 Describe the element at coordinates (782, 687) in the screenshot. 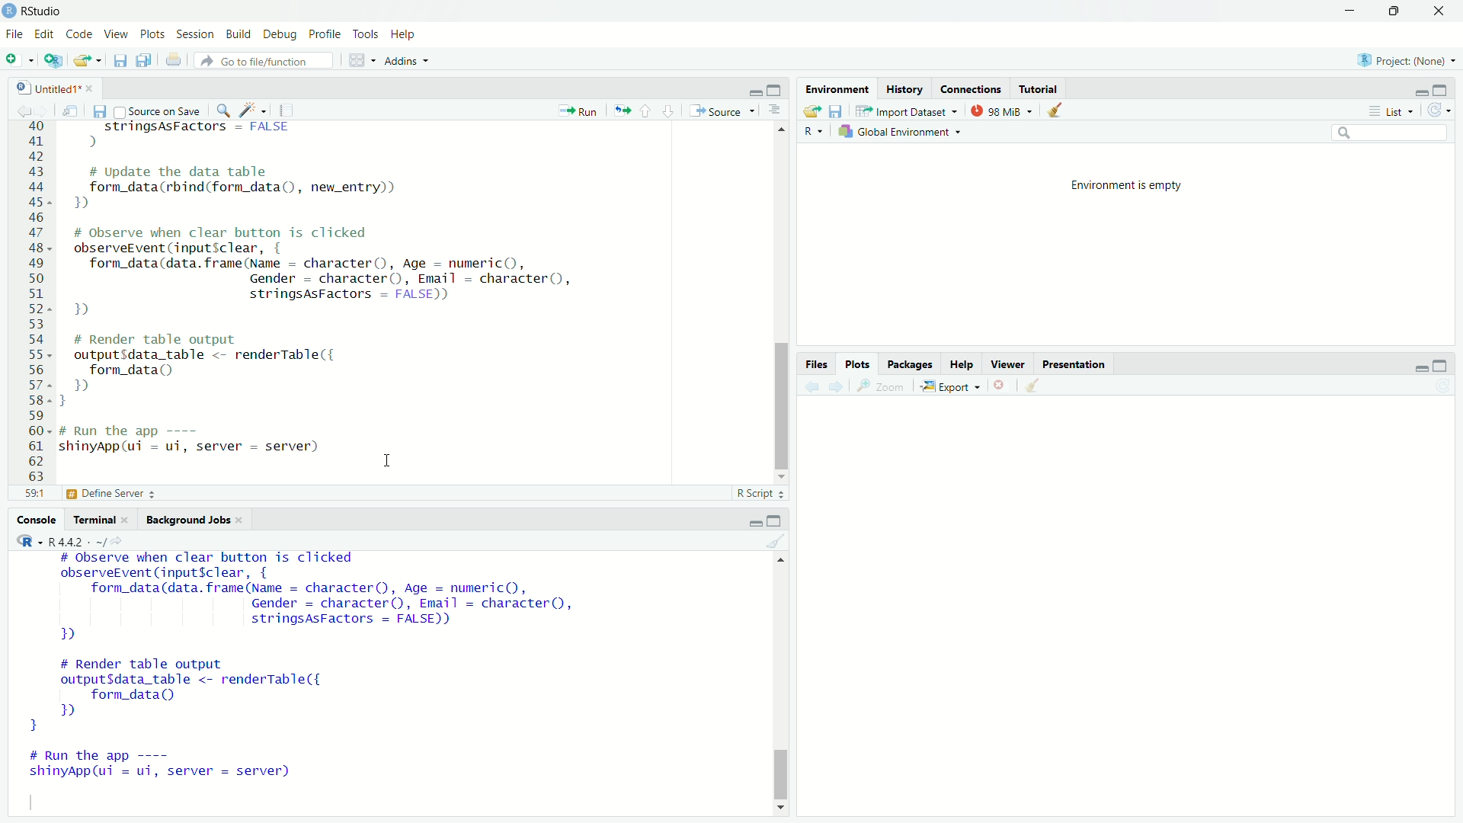

I see `scrollbar` at that location.